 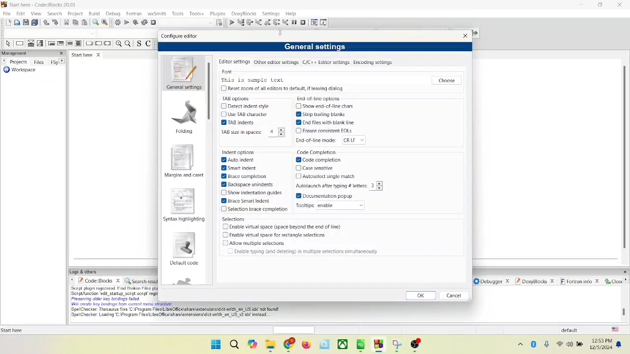 What do you see at coordinates (46, 23) in the screenshot?
I see `undo` at bounding box center [46, 23].